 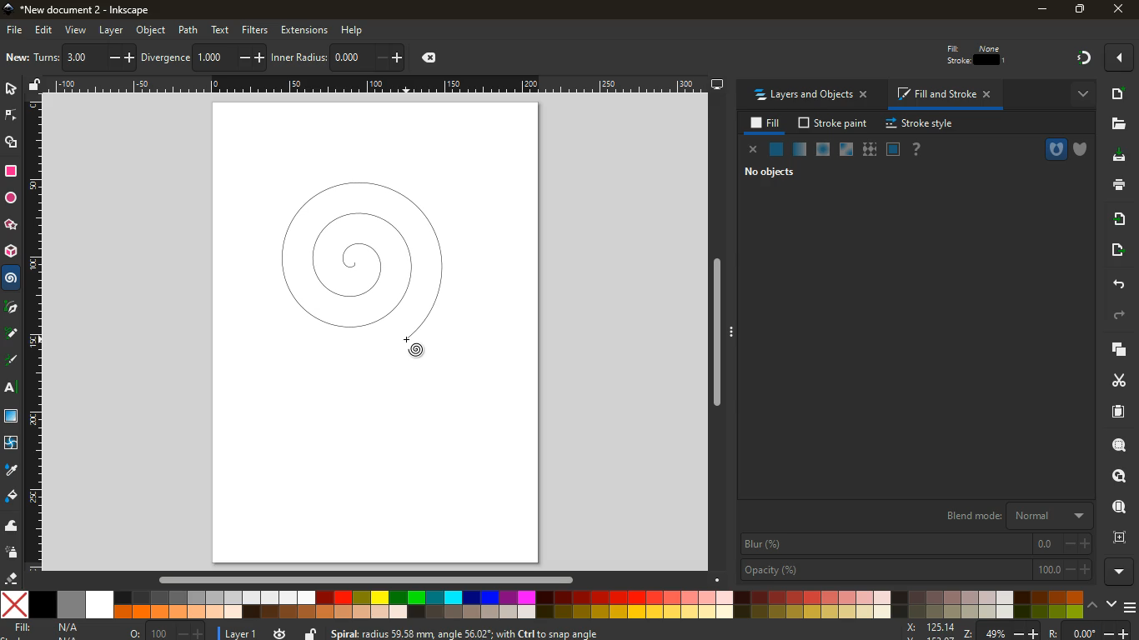 I want to click on help, so click(x=359, y=29).